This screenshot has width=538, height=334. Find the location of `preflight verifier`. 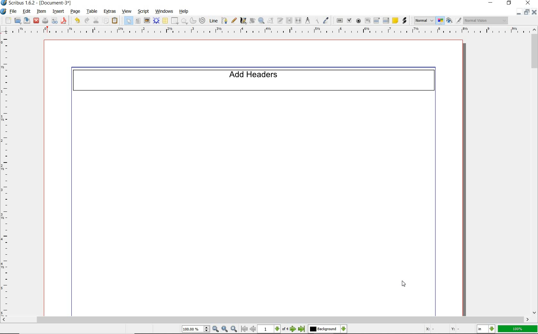

preflight verifier is located at coordinates (55, 21).